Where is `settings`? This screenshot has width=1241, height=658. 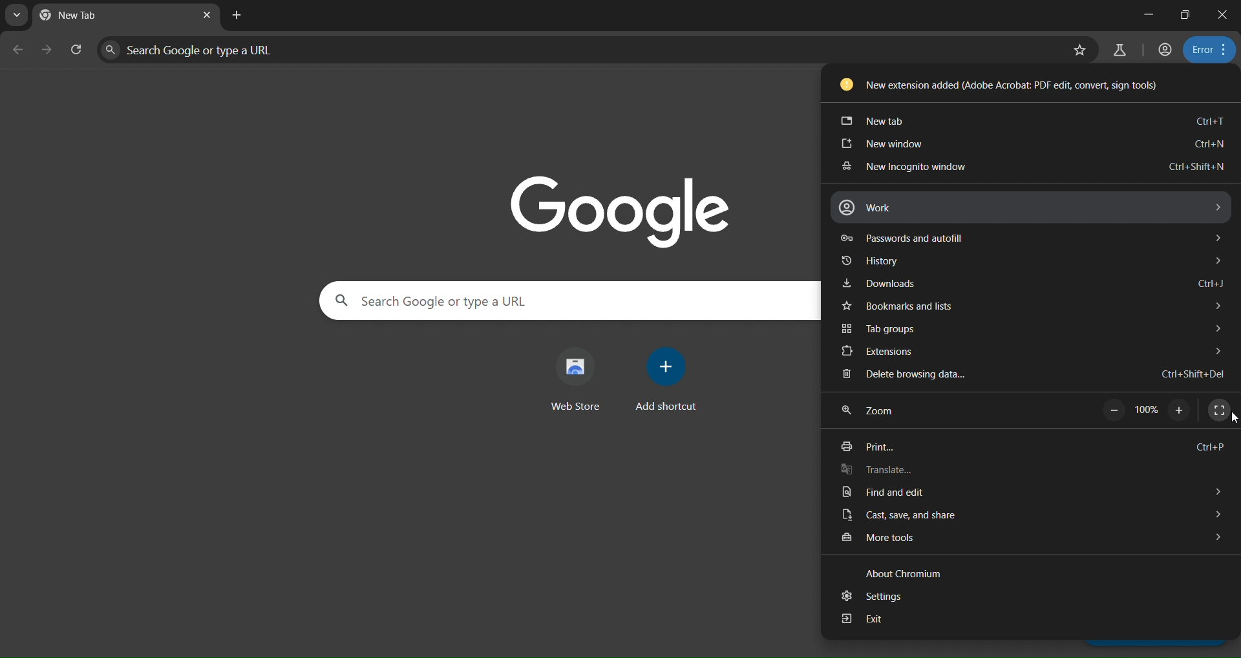
settings is located at coordinates (1010, 598).